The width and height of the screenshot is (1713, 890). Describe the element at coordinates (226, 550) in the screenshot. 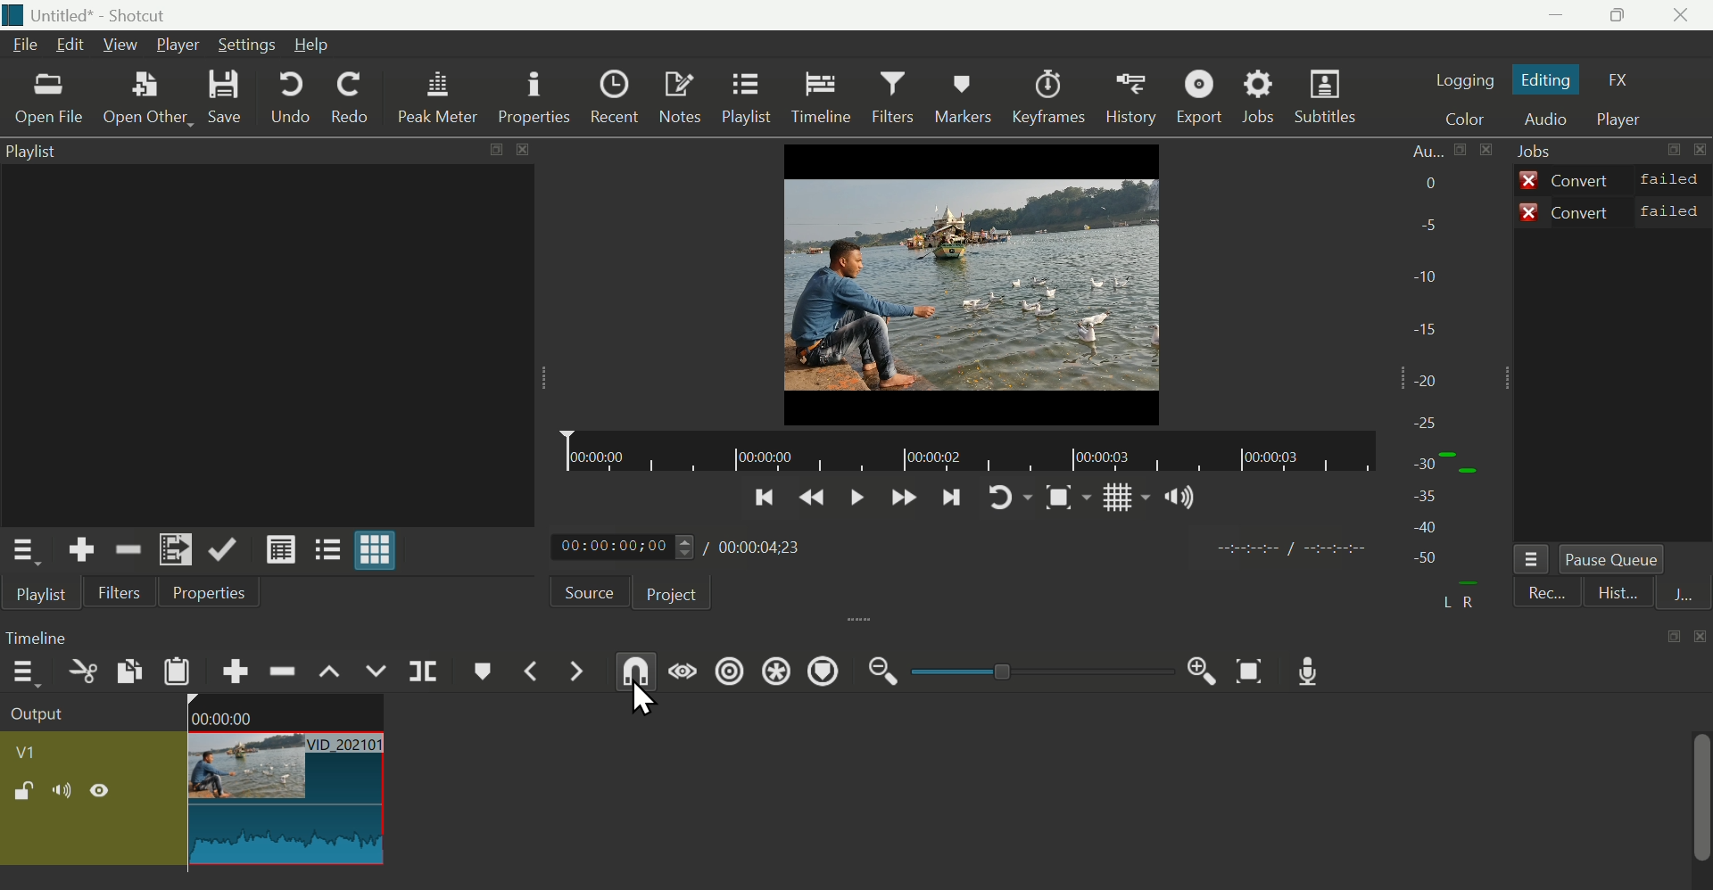

I see `Update` at that location.